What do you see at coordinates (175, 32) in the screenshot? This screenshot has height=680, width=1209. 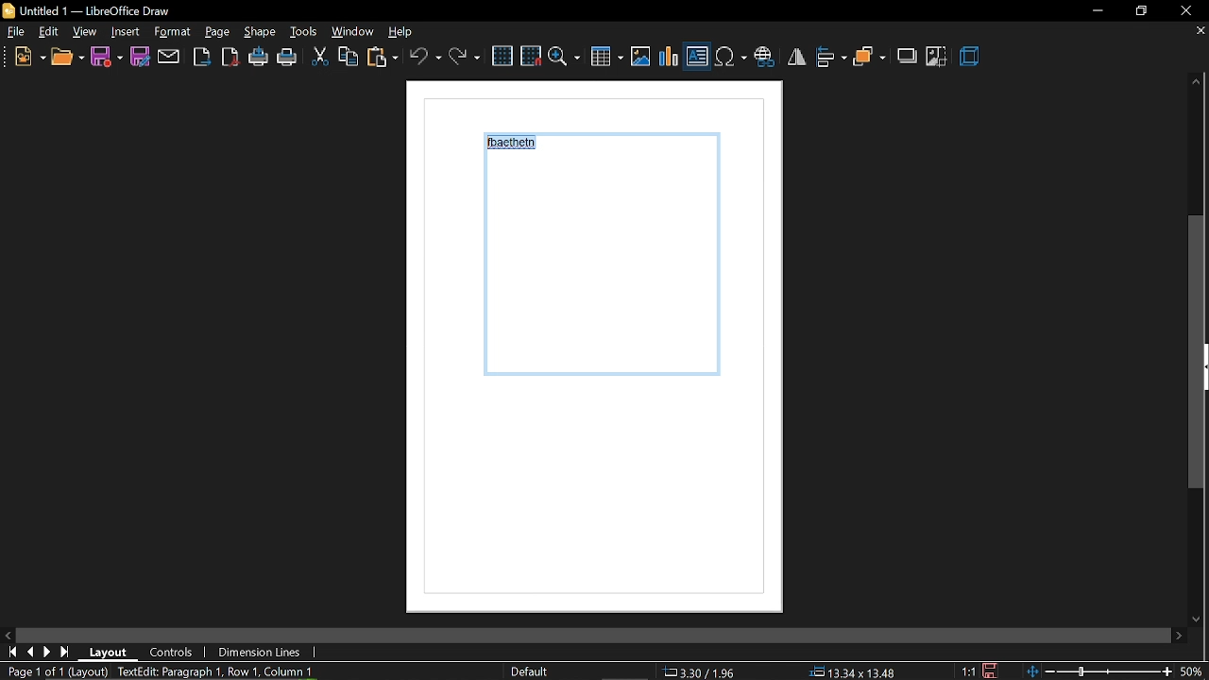 I see `insert` at bounding box center [175, 32].